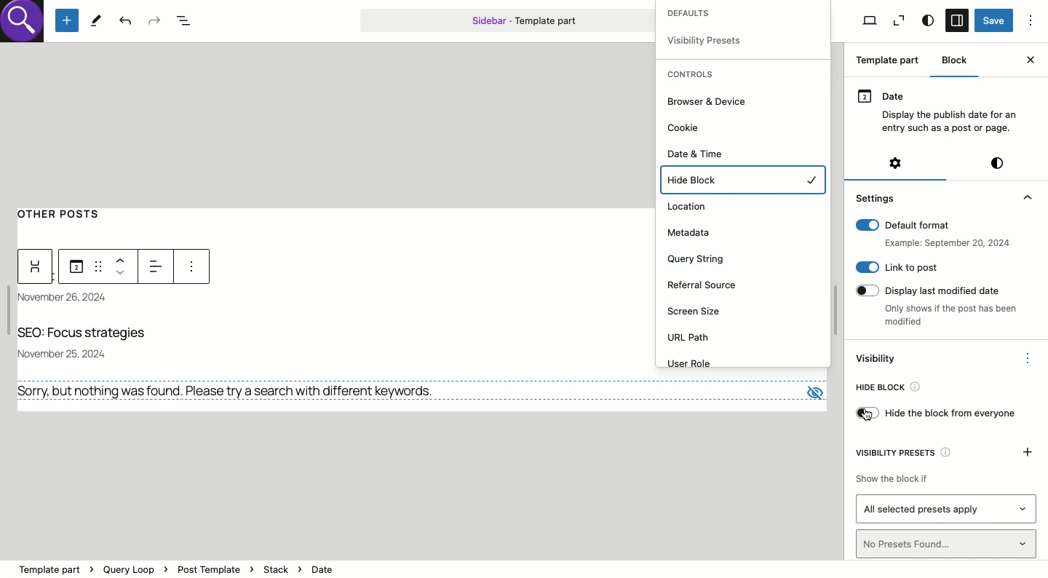 Image resolution: width=1048 pixels, height=578 pixels. What do you see at coordinates (691, 339) in the screenshot?
I see `URL path` at bounding box center [691, 339].